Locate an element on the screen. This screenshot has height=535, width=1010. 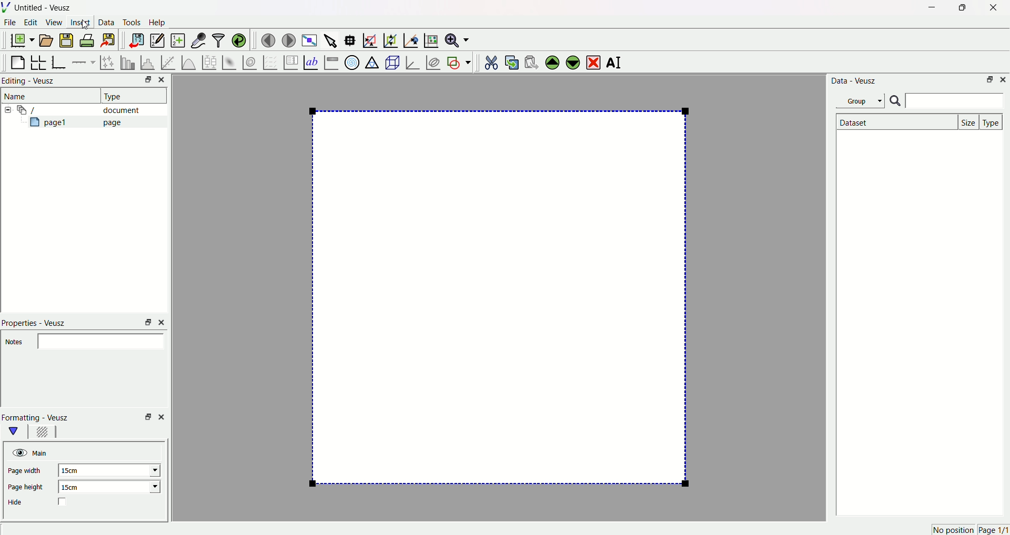
Main is located at coordinates (42, 452).